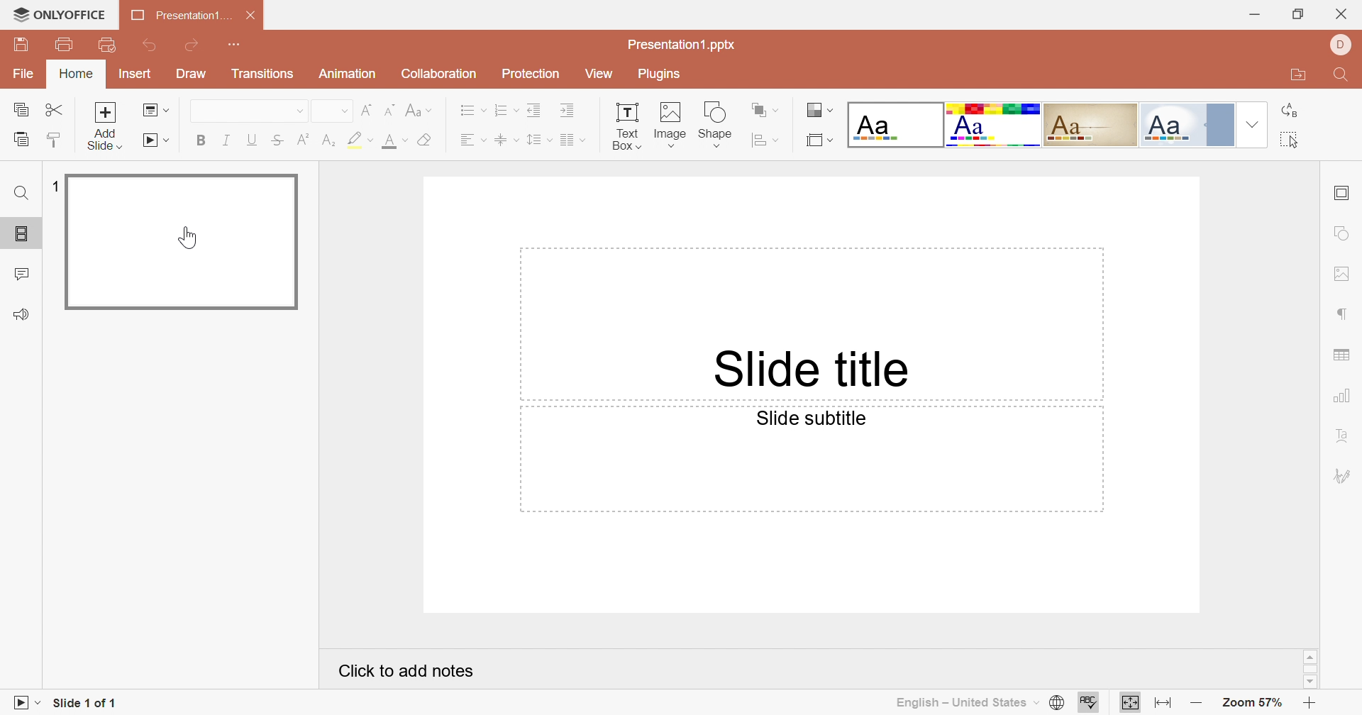 The height and width of the screenshot is (715, 1362). I want to click on Arrange shape, so click(765, 107).